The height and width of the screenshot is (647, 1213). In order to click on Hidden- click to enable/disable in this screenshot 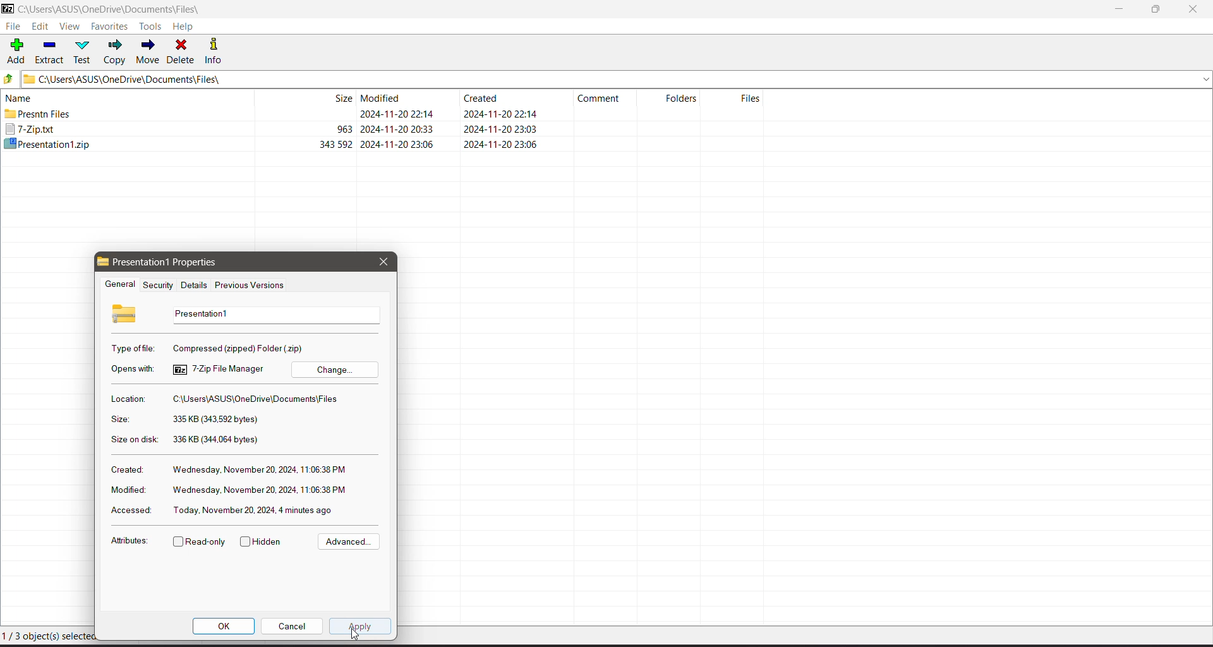, I will do `click(263, 542)`.